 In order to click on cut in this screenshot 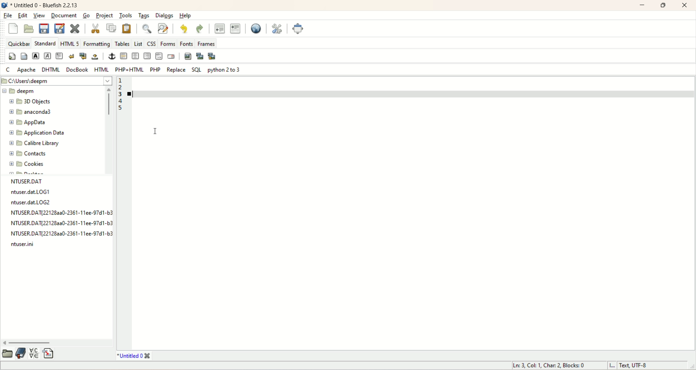, I will do `click(95, 29)`.